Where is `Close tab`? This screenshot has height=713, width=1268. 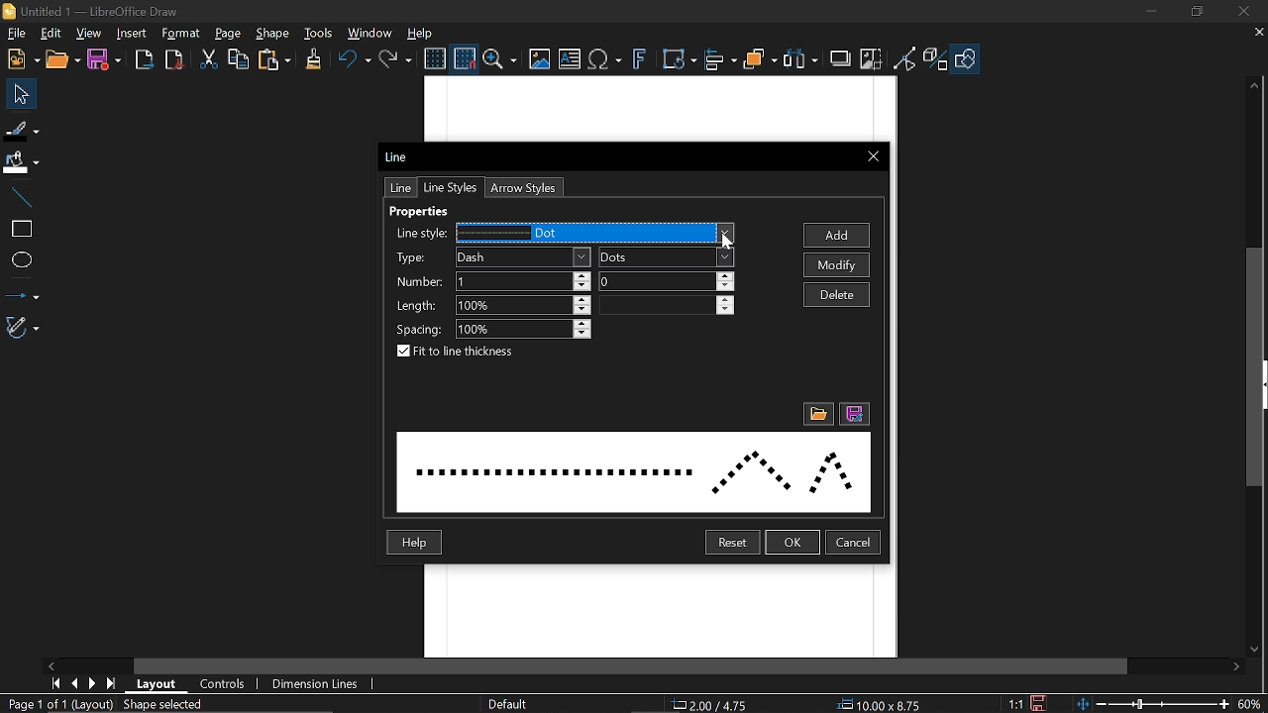 Close tab is located at coordinates (1258, 32).